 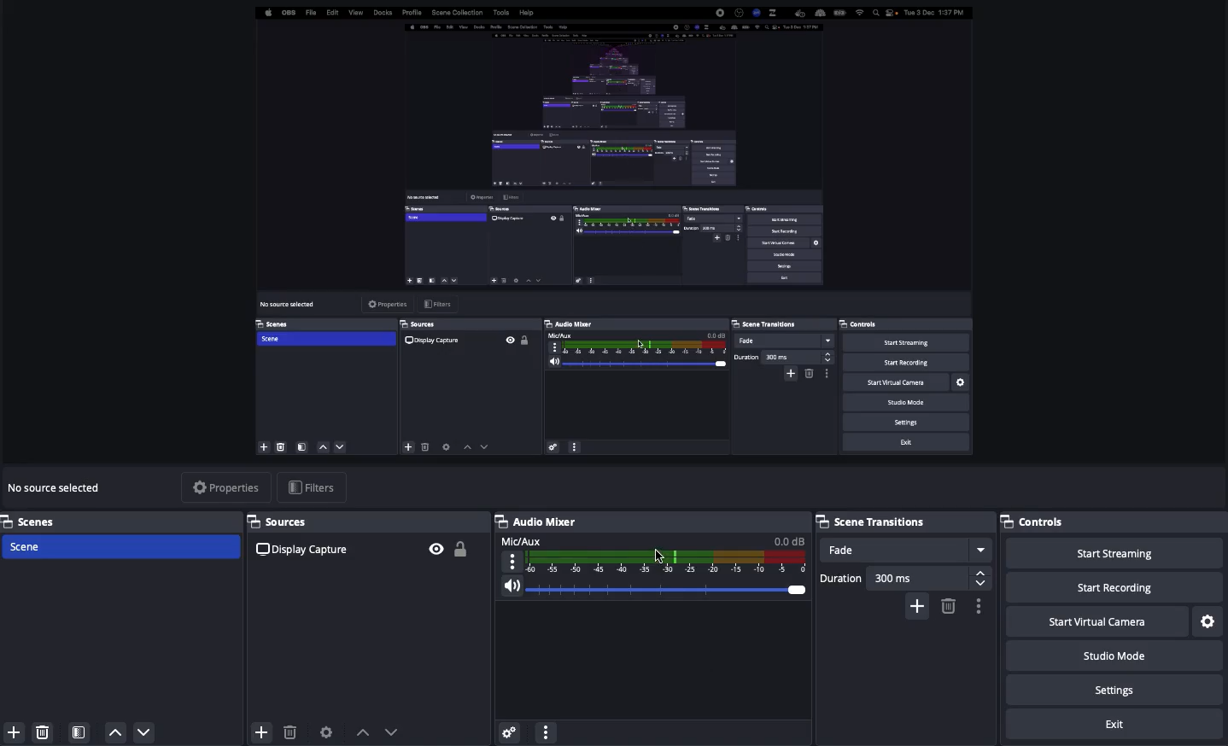 What do you see at coordinates (611, 236) in the screenshot?
I see `Screen` at bounding box center [611, 236].